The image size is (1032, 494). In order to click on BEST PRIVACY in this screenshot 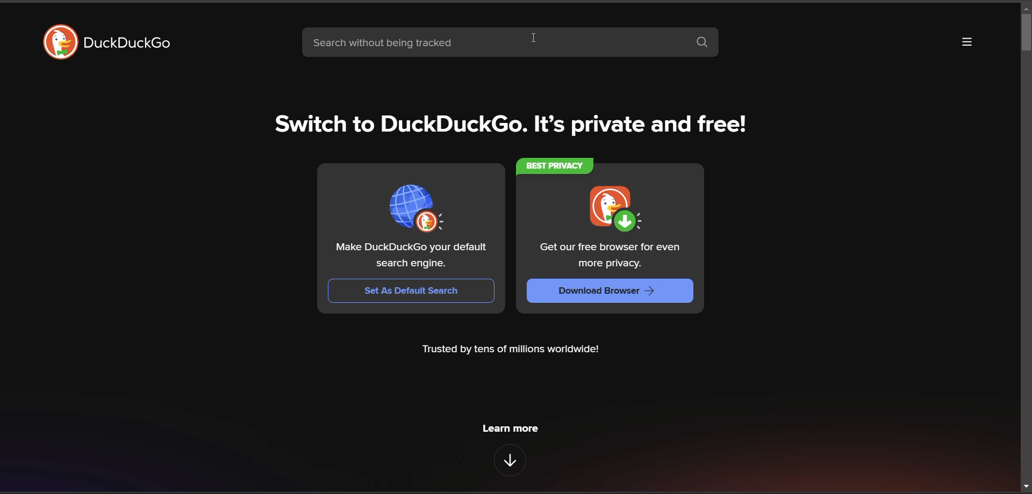, I will do `click(557, 168)`.